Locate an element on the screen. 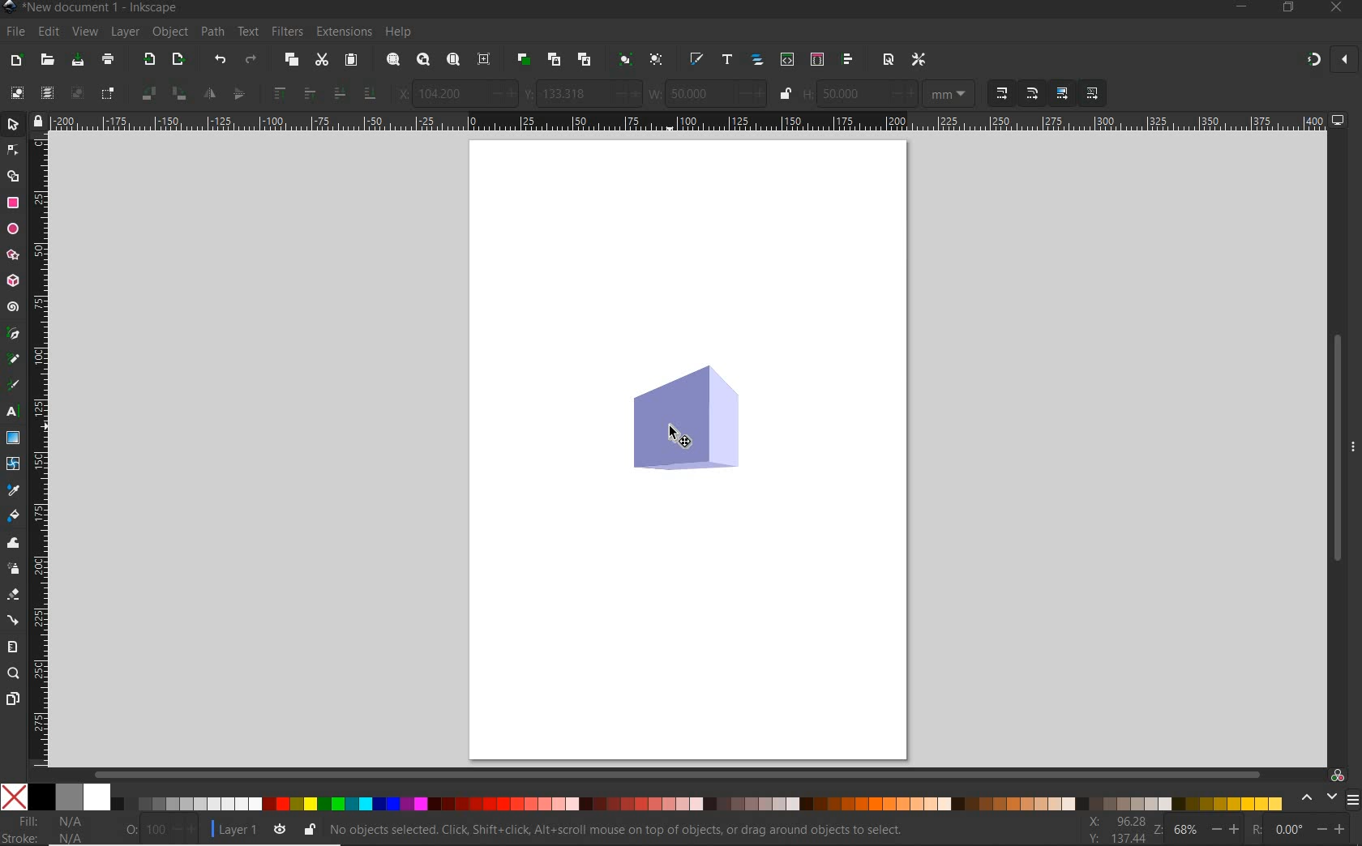 The height and width of the screenshot is (846, 1362). open fill and stroke is located at coordinates (695, 59).